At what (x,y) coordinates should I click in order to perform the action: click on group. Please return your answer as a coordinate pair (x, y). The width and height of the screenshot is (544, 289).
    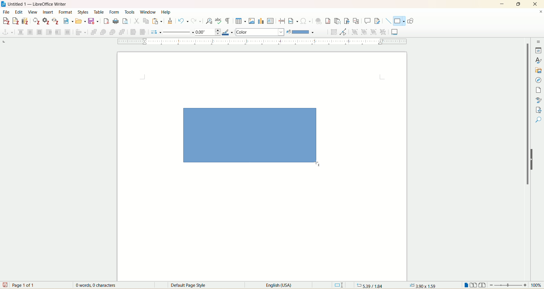
    Looking at the image, I should click on (356, 32).